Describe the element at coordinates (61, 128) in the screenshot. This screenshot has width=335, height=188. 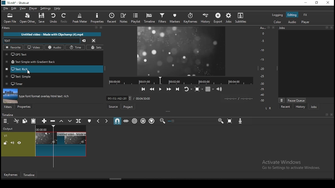
I see `Timeline` at that location.